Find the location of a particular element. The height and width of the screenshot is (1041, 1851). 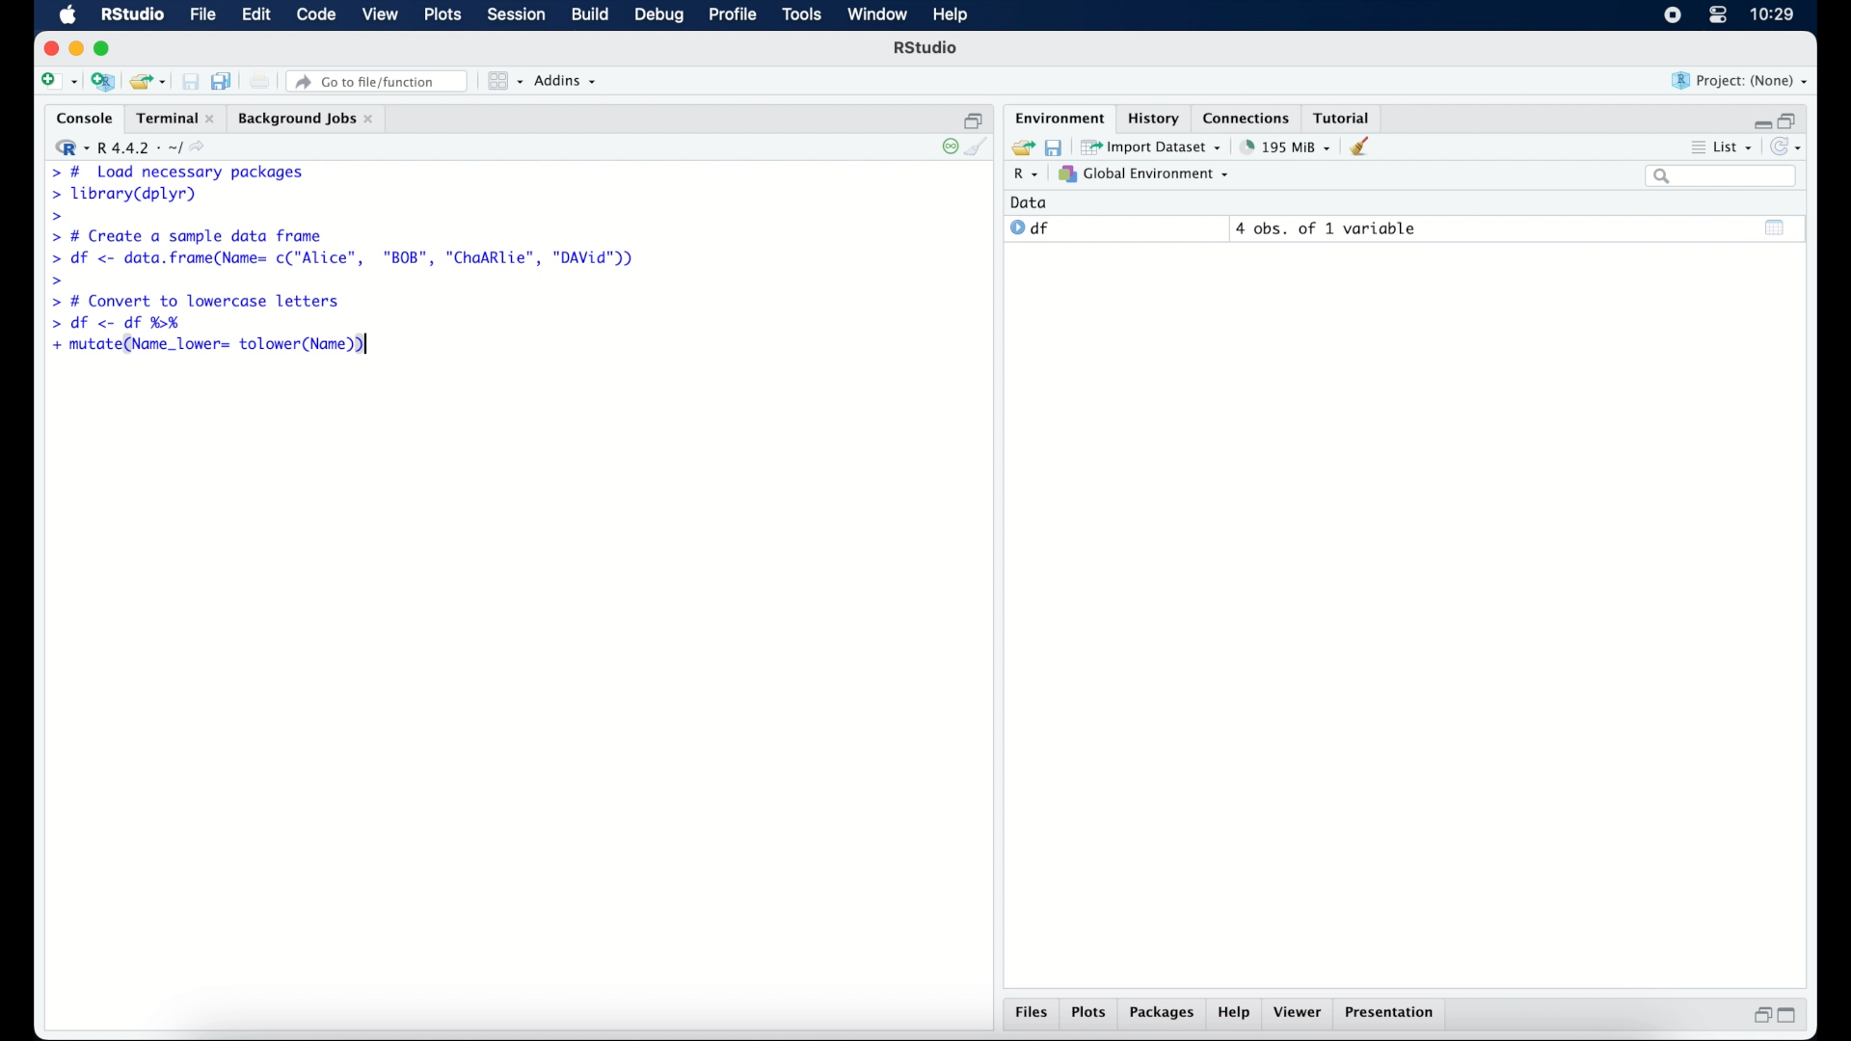

10.27 is located at coordinates (1772, 14).